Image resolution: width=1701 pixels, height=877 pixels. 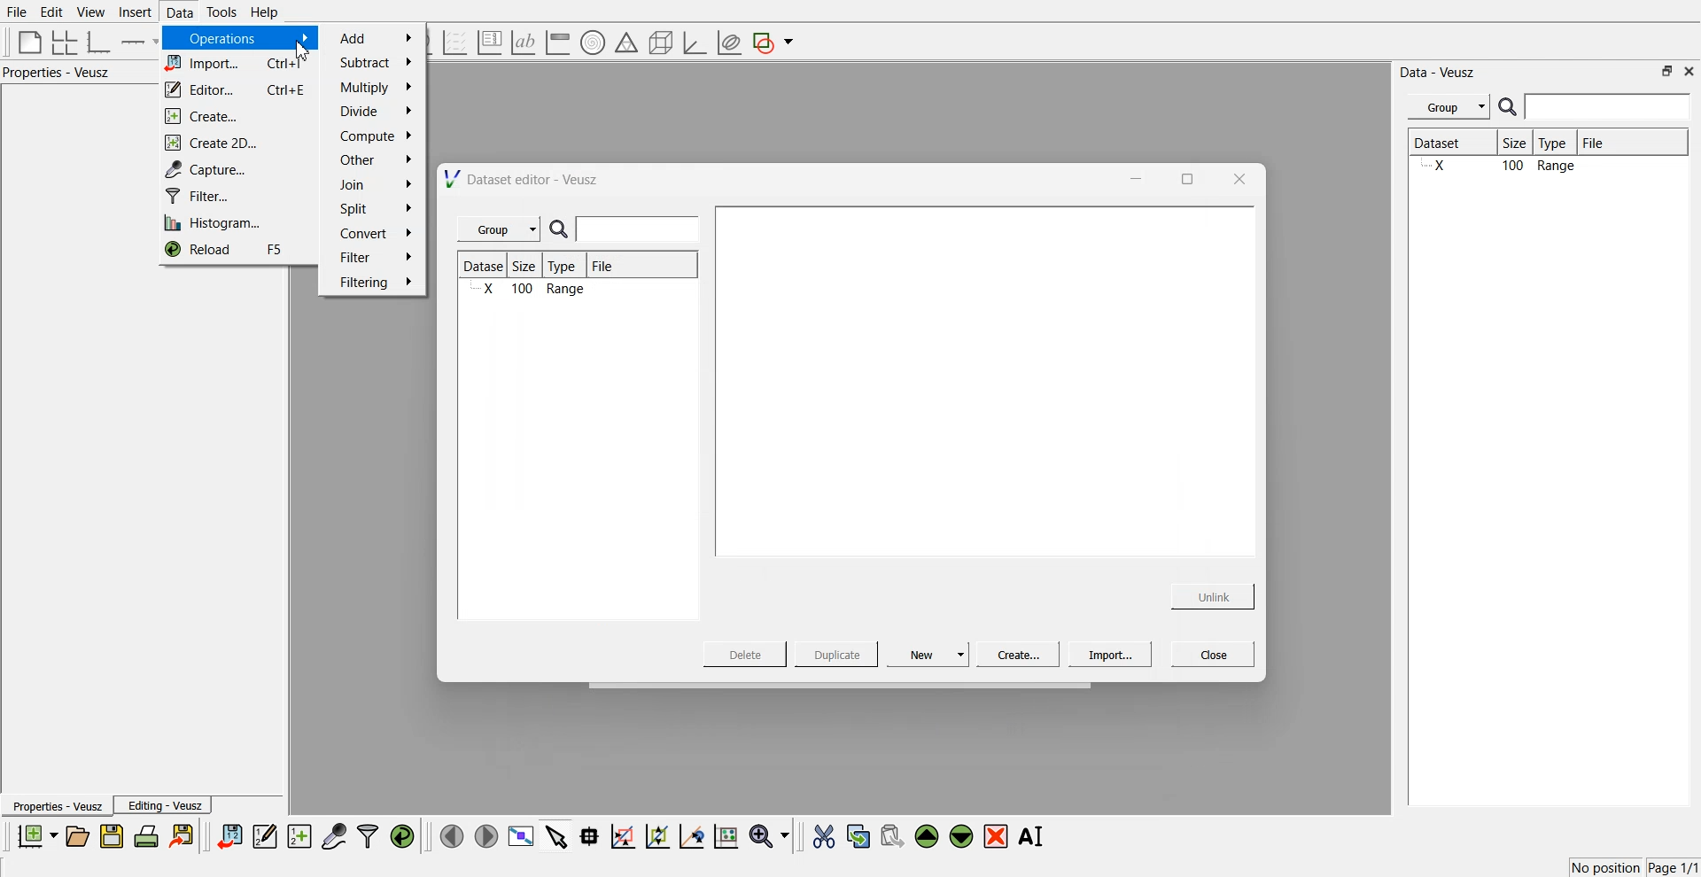 What do you see at coordinates (656, 835) in the screenshot?
I see `zoom out the graph axes` at bounding box center [656, 835].